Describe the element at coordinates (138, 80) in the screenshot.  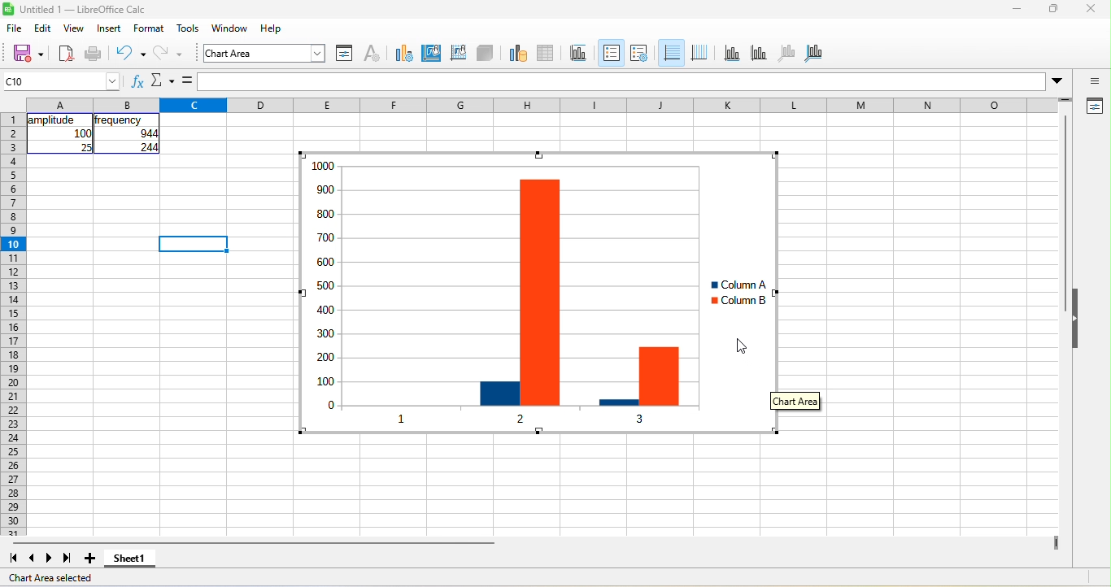
I see `fx` at that location.